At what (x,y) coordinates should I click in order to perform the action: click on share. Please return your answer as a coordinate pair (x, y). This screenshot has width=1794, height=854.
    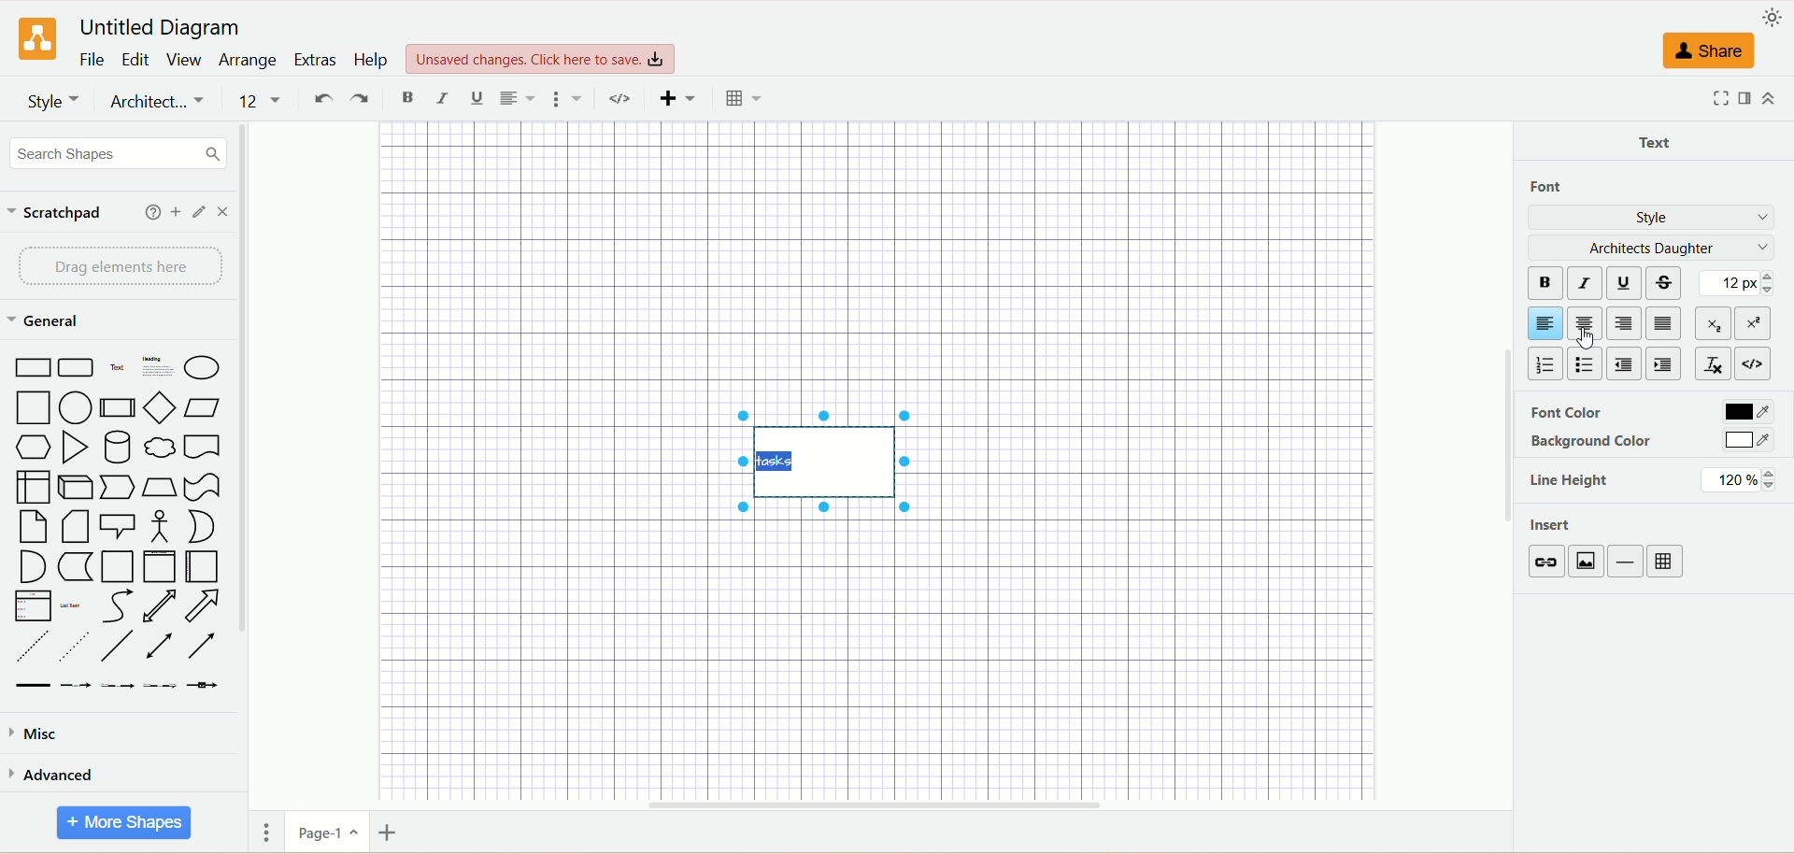
    Looking at the image, I should click on (1708, 51).